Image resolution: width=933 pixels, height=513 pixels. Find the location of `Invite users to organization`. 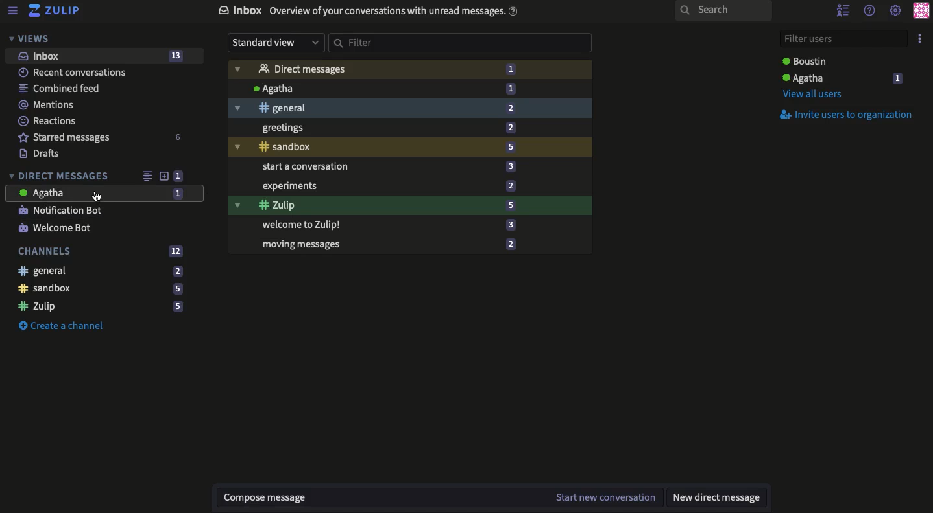

Invite users to organization is located at coordinates (847, 115).